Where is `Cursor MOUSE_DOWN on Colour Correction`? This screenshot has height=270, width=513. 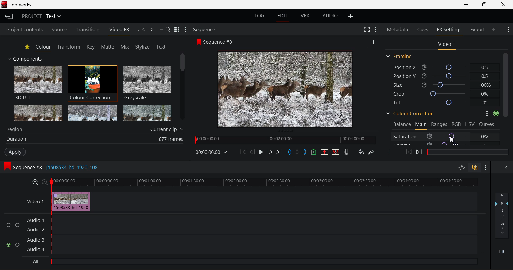
Cursor MOUSE_DOWN on Colour Correction is located at coordinates (92, 83).